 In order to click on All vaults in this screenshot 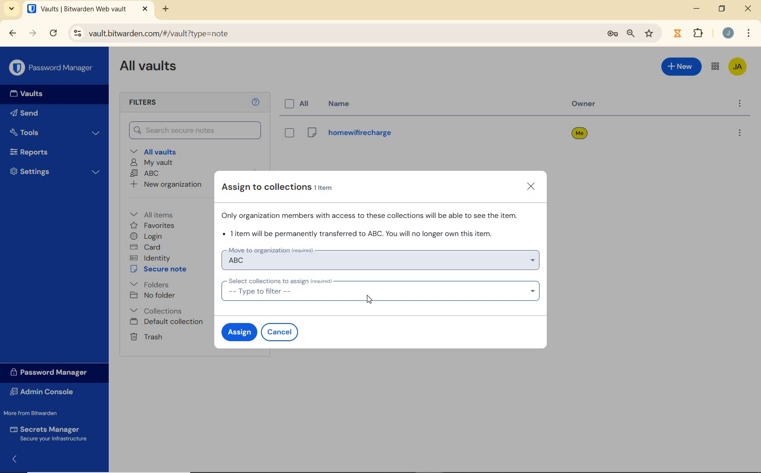, I will do `click(154, 151)`.